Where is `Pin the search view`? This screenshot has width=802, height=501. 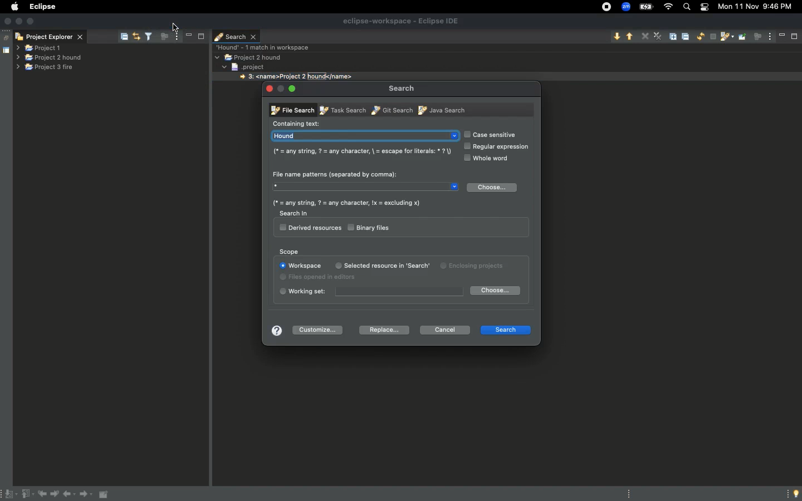
Pin the search view is located at coordinates (742, 41).